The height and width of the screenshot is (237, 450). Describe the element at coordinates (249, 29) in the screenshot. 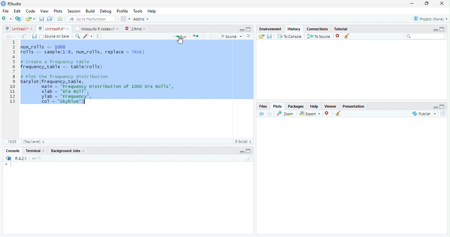

I see `Full Screen` at that location.